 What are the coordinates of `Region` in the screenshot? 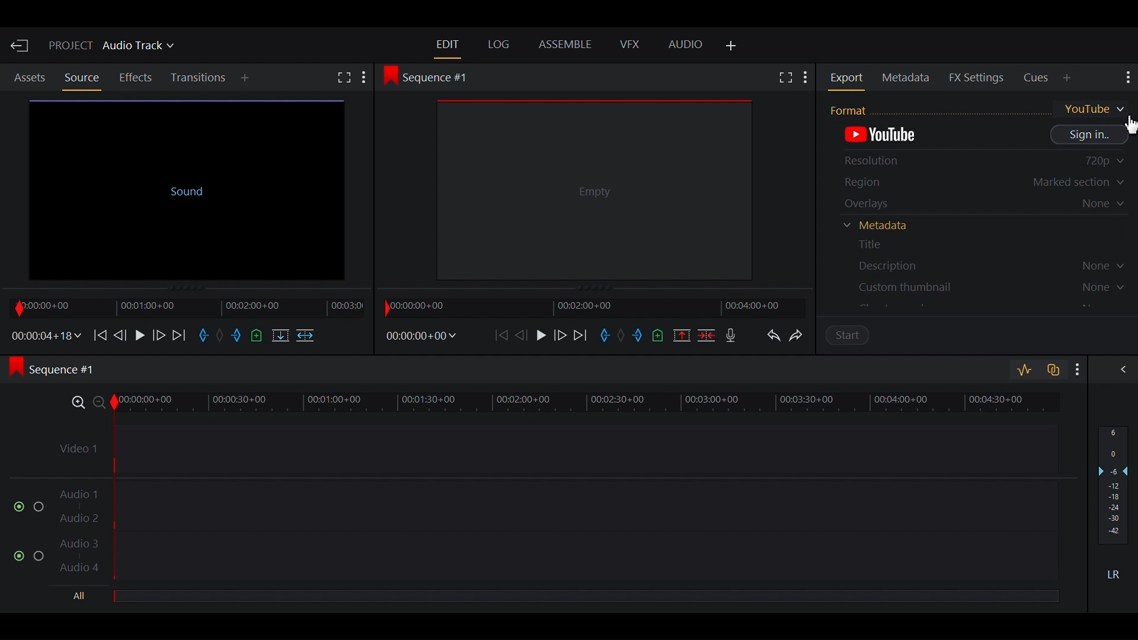 It's located at (983, 184).